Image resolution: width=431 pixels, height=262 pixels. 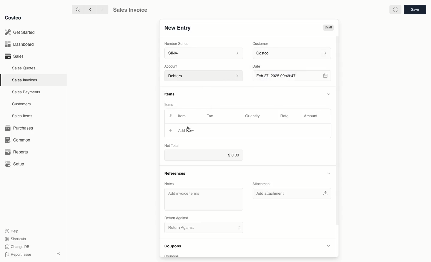 I want to click on Sales Quotes, so click(x=24, y=68).